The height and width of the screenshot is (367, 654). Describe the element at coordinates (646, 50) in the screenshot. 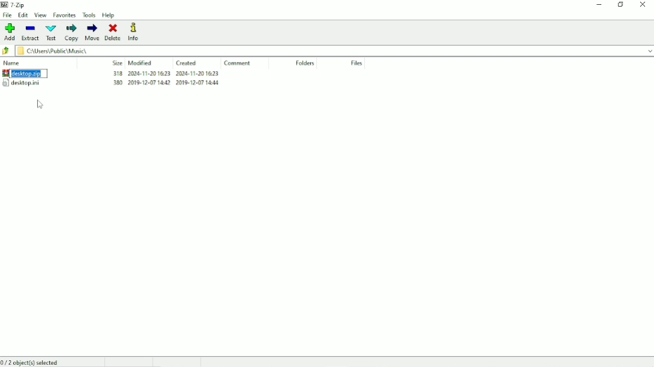

I see `drop down` at that location.